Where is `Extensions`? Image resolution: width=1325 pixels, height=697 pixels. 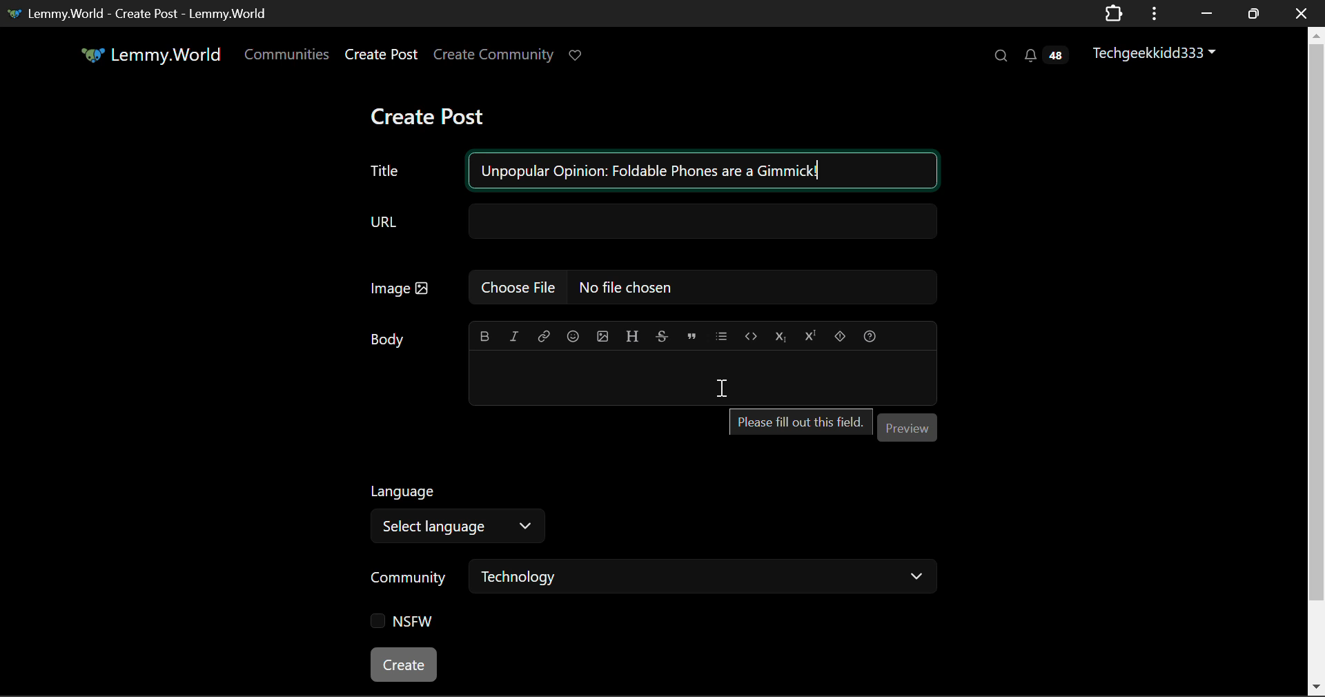
Extensions is located at coordinates (1113, 12).